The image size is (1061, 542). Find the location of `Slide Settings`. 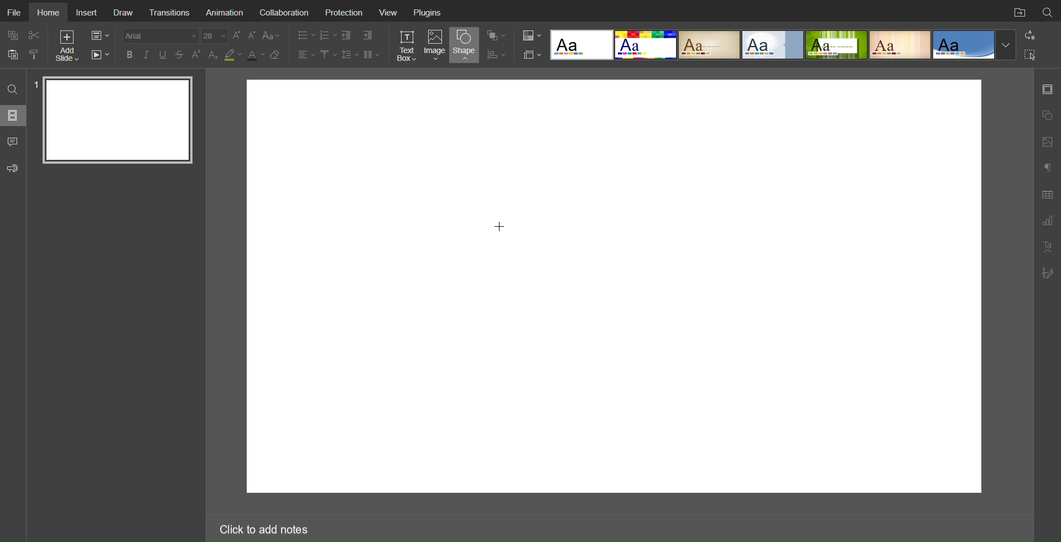

Slide Settings is located at coordinates (530, 55).